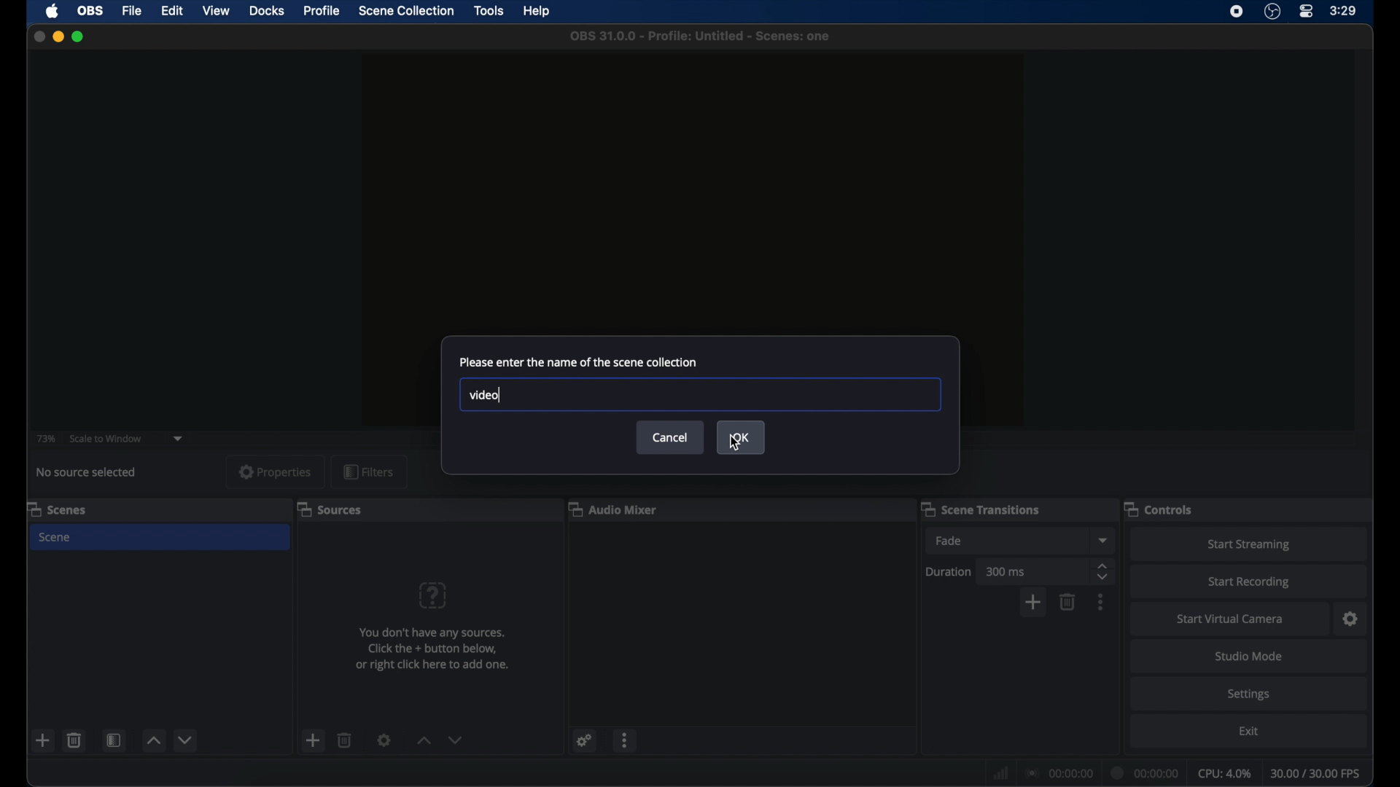 The image size is (1400, 787). I want to click on cancel, so click(670, 438).